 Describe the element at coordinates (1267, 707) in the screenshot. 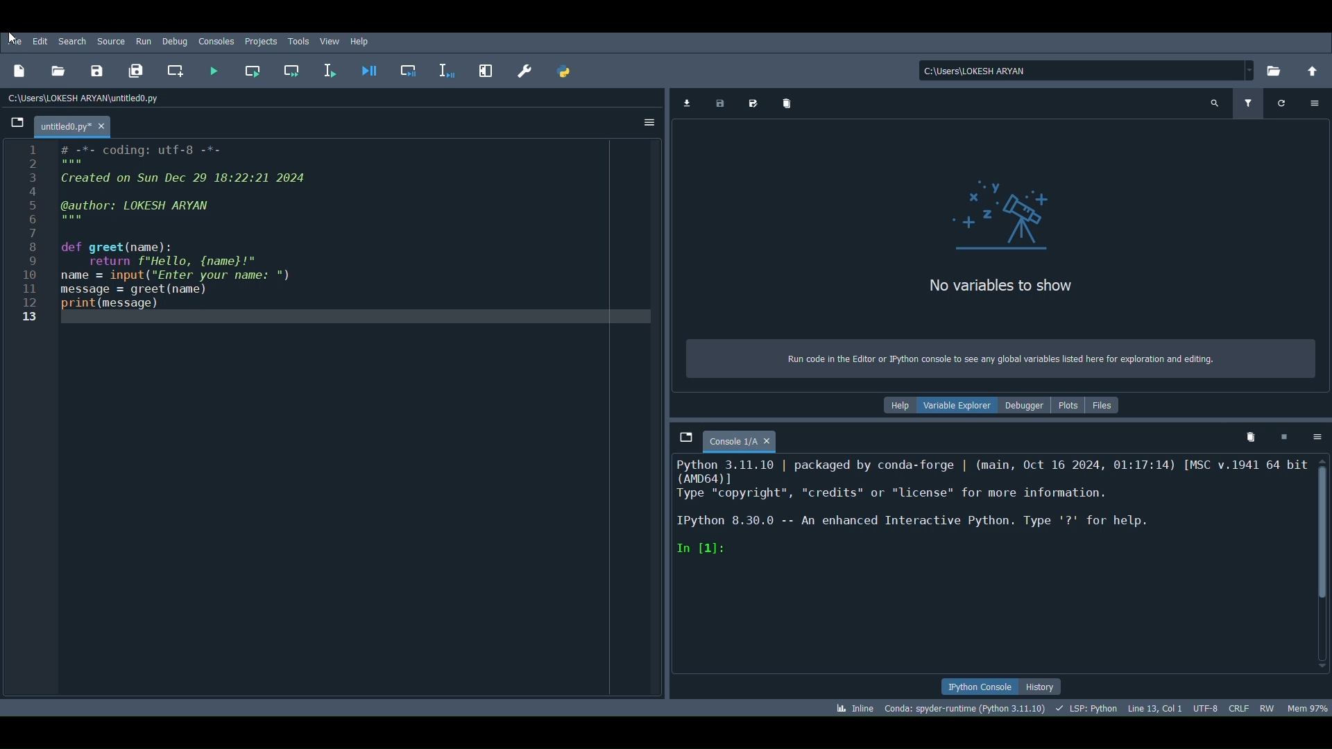

I see `File permissions` at that location.